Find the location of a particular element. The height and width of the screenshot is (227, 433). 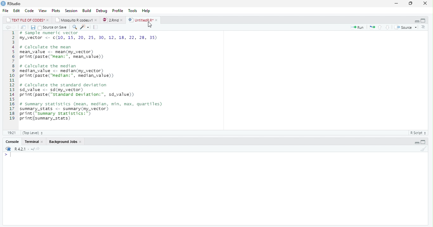

Background Jobs is located at coordinates (63, 142).